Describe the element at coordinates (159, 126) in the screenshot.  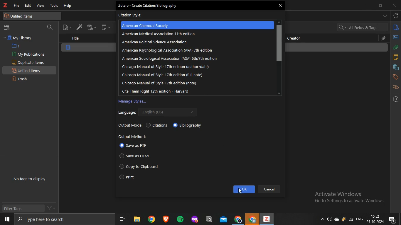
I see `Citations` at that location.